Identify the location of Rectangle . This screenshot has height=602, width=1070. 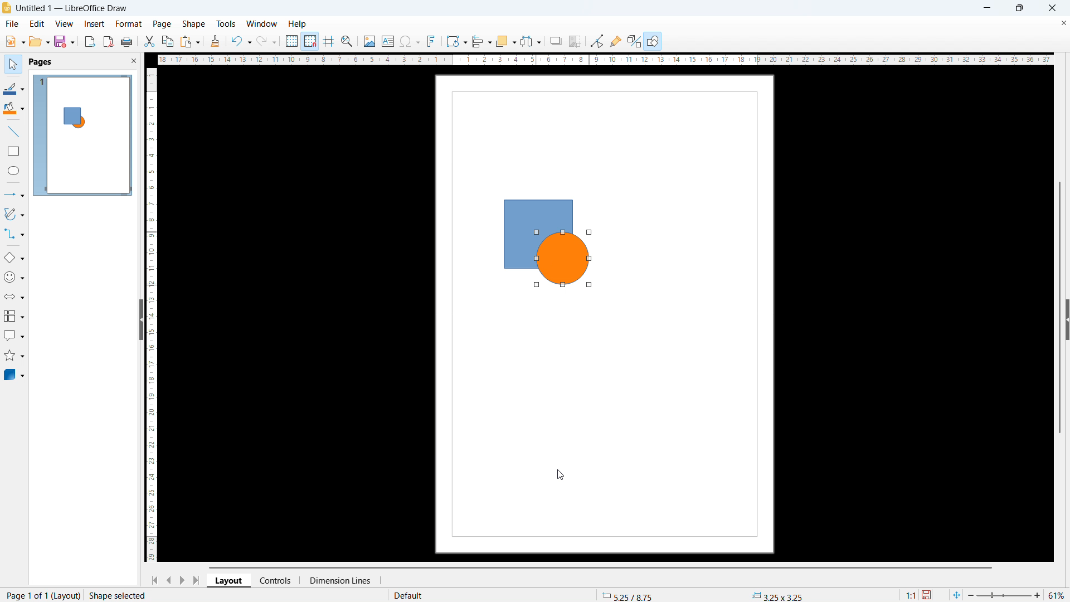
(14, 151).